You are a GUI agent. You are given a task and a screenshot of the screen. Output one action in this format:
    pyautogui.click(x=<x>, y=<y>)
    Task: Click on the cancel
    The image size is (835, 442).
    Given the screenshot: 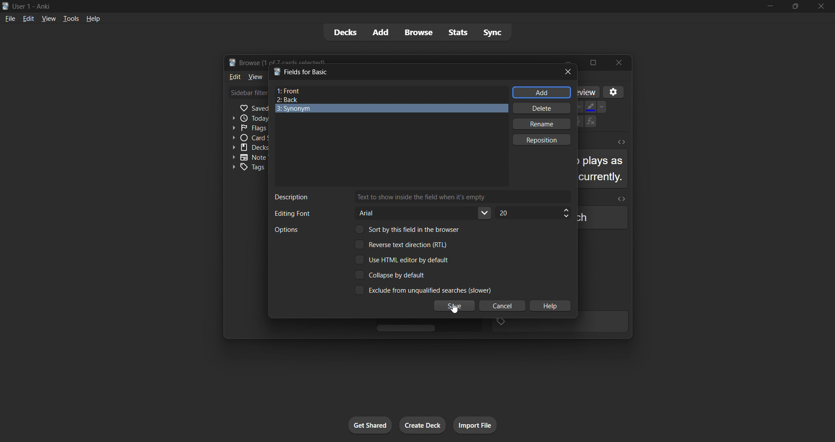 What is the action you would take?
    pyautogui.click(x=499, y=306)
    